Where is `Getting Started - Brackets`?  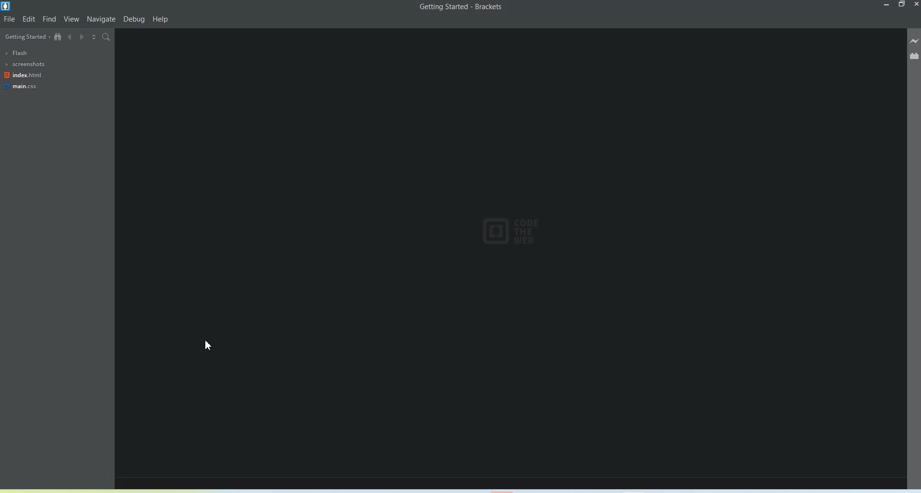 Getting Started - Brackets is located at coordinates (462, 7).